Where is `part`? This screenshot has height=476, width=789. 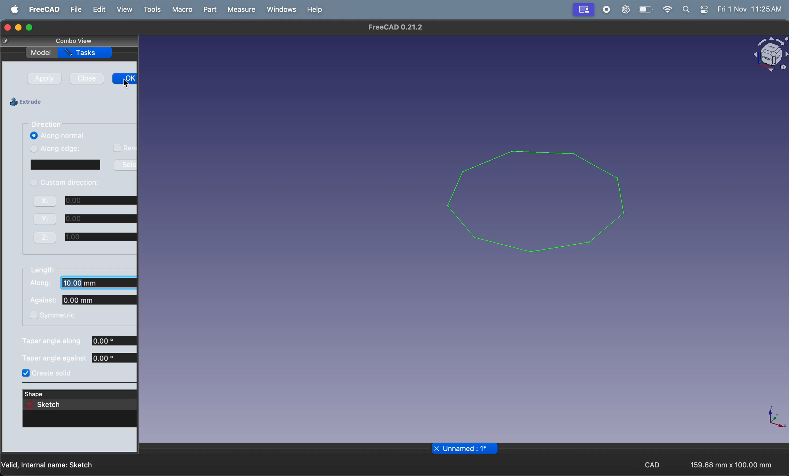 part is located at coordinates (209, 10).